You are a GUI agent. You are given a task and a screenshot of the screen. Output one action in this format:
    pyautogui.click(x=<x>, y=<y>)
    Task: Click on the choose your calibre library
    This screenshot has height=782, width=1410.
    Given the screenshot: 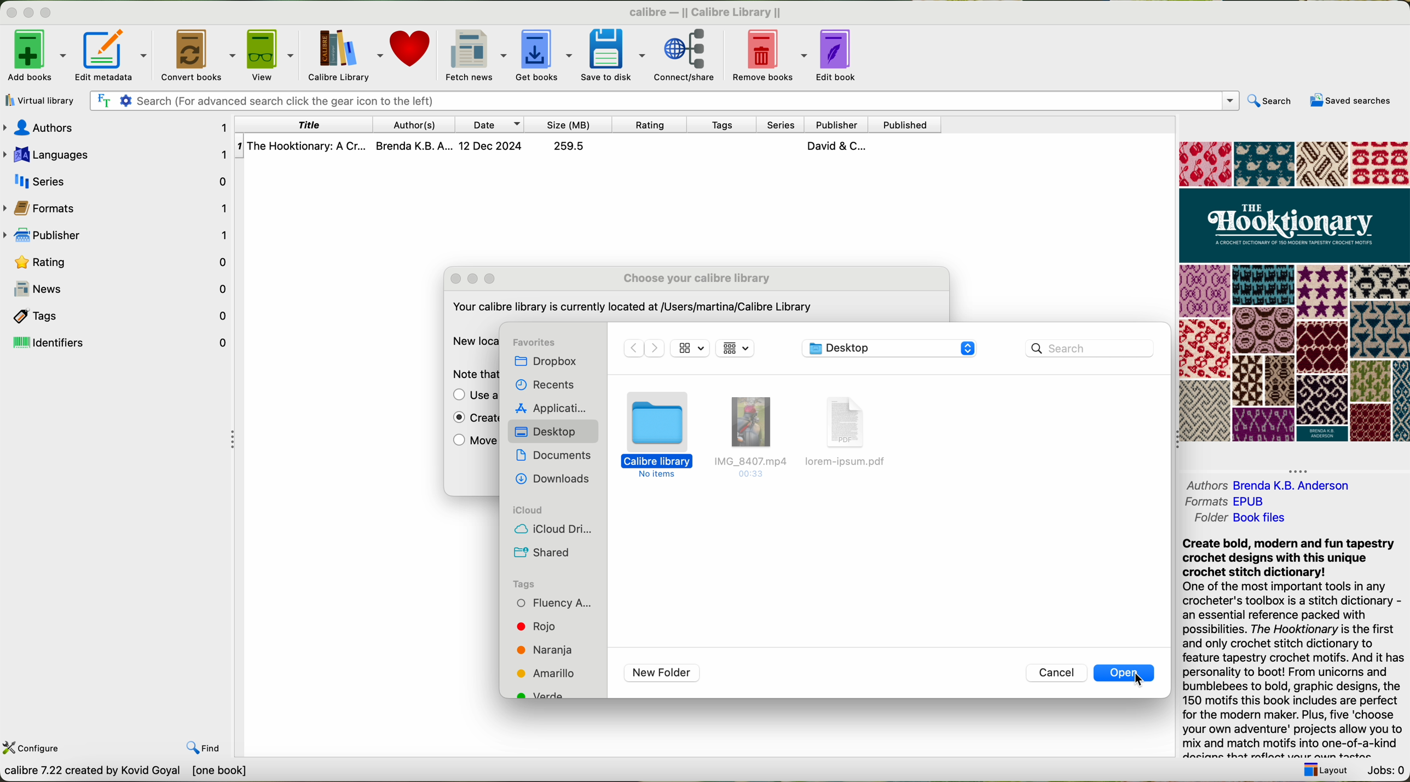 What is the action you would take?
    pyautogui.click(x=695, y=280)
    